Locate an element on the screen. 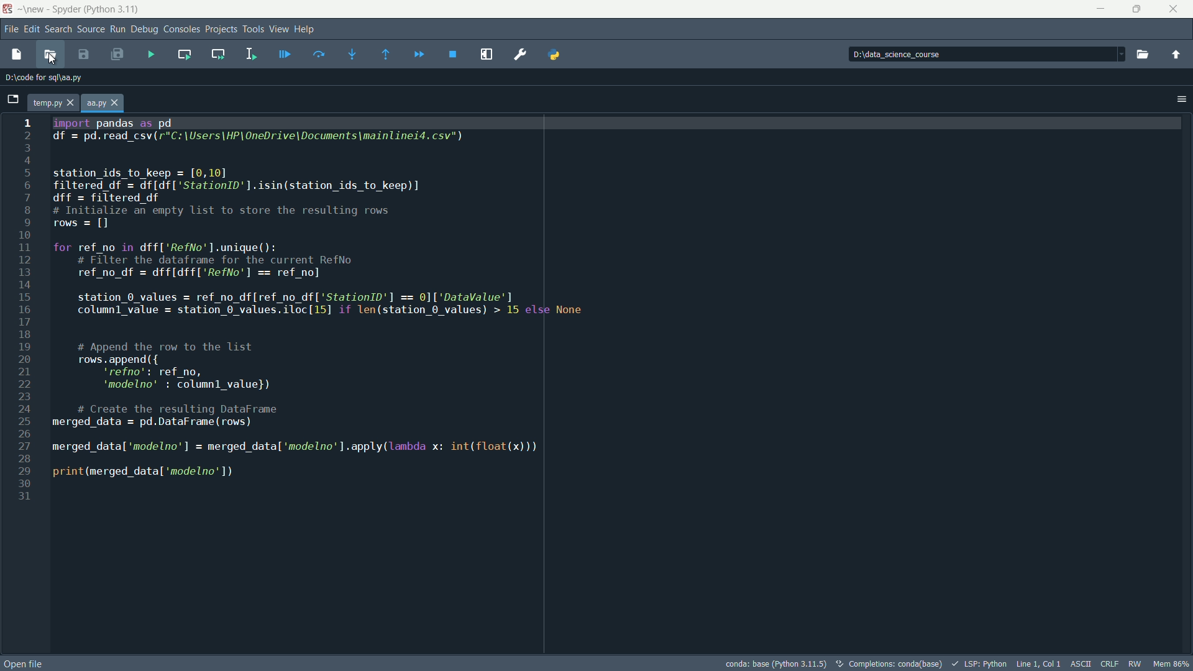  Edit menu is located at coordinates (33, 29).